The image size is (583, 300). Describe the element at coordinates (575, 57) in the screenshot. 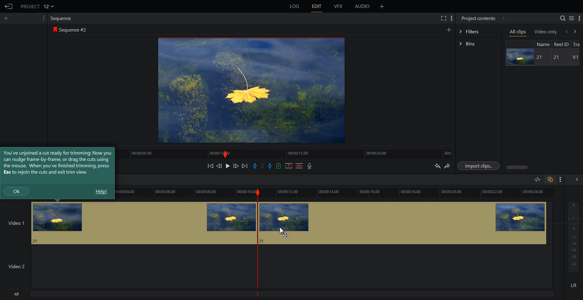

I see `V1` at that location.